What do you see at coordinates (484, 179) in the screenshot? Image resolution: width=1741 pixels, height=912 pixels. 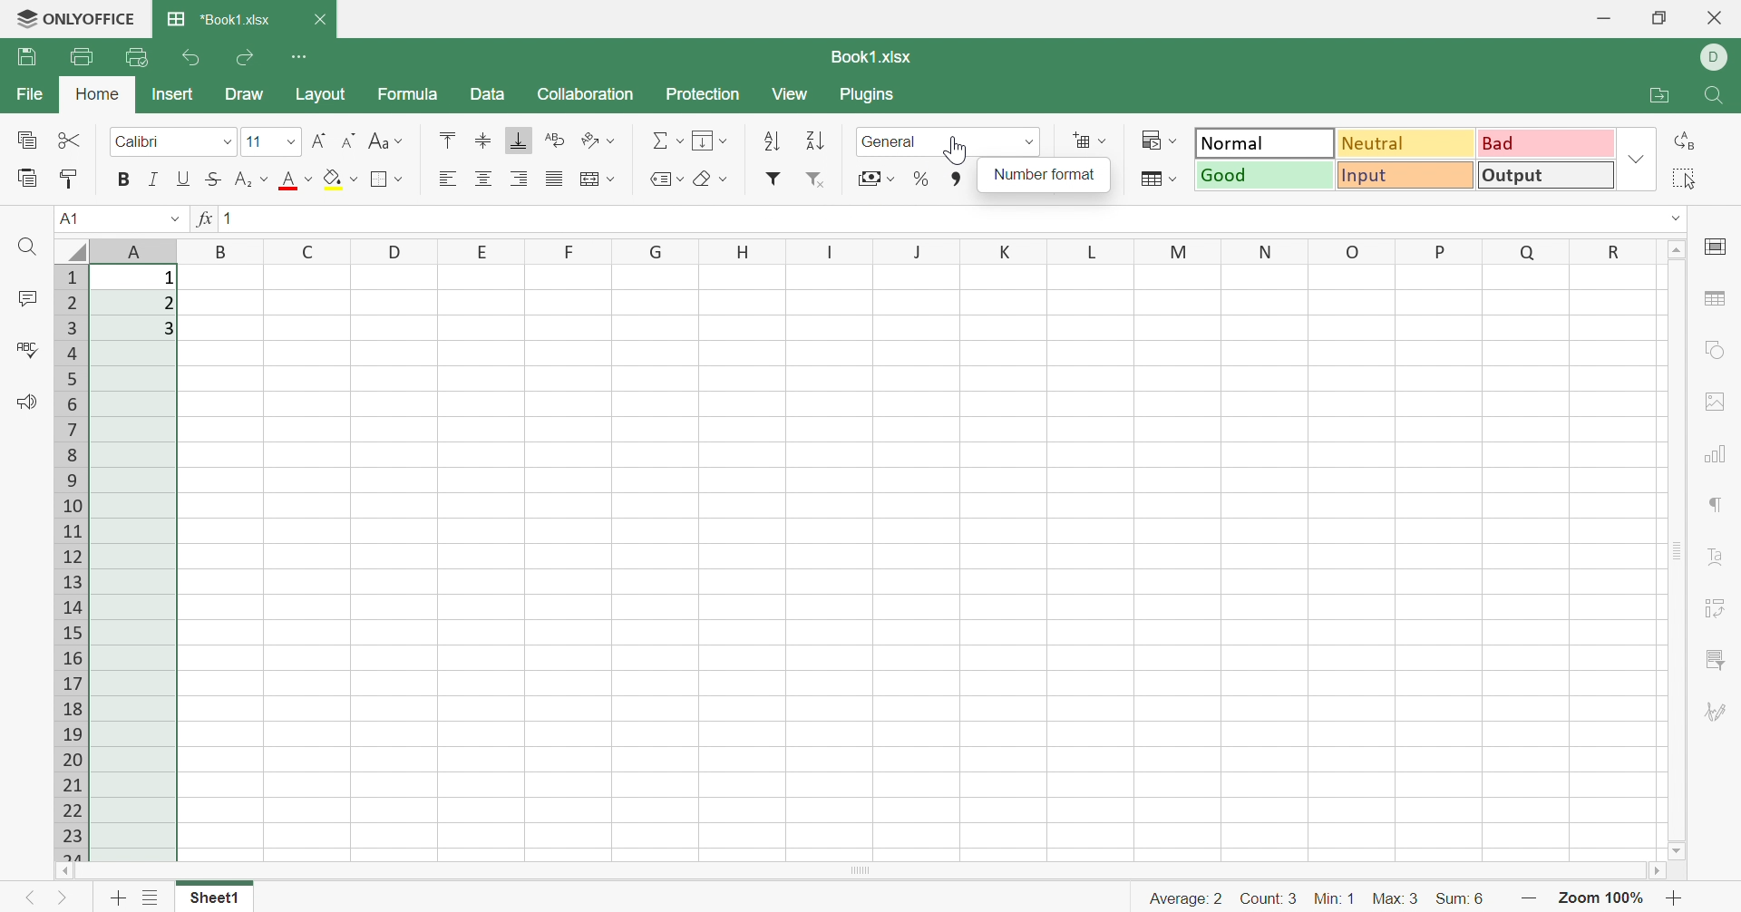 I see `Align middle` at bounding box center [484, 179].